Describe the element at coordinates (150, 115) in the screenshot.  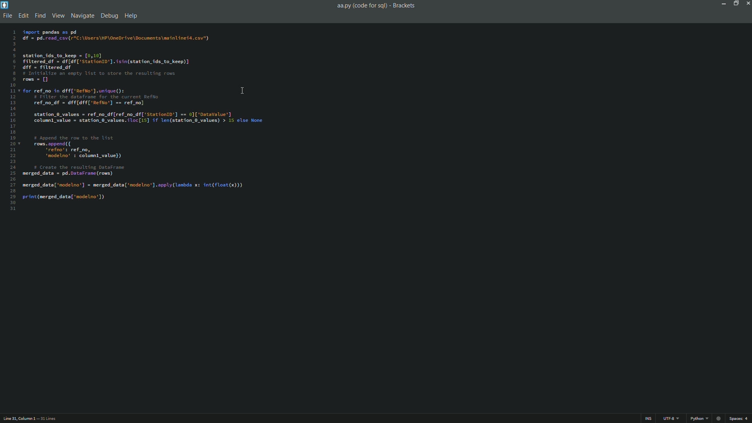
I see `import pandas as pd
df = pd.read_csv(r"C:\Users\HP\OneDrive\Docunents\mainlinei4.csv")
station_ids_to_keep = [0,16]
filtered df = df [df['Station1D'].isin(station_ids_to_keep)]
dff = filtered df
# Initialize an empty list to store the resulting rows
rows = []
for ref_no in dff['RefNo'].unique():
# Filter the dataframe for the current RefNo
ref_no_df = dff[dff['Reflo'] == ref_no]
station_0_values = ref_no_df[ref_no_df['StationI'] == 0]['DataValue']
columnl value = station_0_values.iloc[15] if len(station_0_values) > 15 else None
# Append the row to the list
 rows.append({
‘refno': ref_no,
‘modelno’ : columnl_value})
# Create the resulting DataFrame
merged_data = pd.DataFrane (rows)
merged_data['modelno’] = merged_data['modelno']. apply (lambda x: int(float(x)))
print(merged_datal'modelno'])` at that location.